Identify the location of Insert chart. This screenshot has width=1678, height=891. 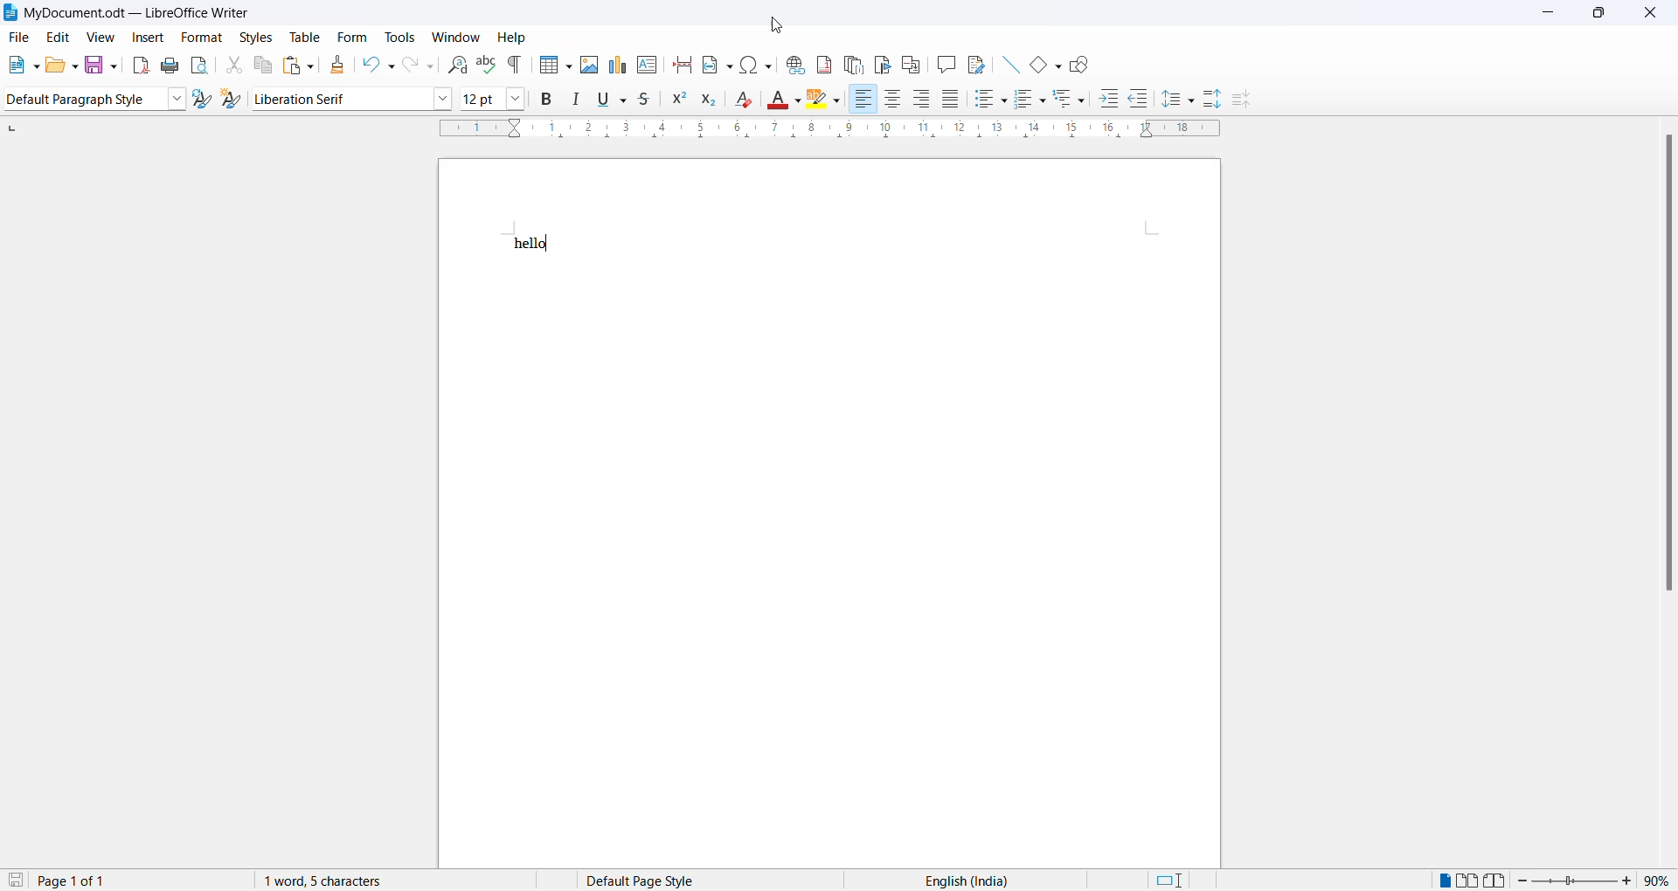
(614, 65).